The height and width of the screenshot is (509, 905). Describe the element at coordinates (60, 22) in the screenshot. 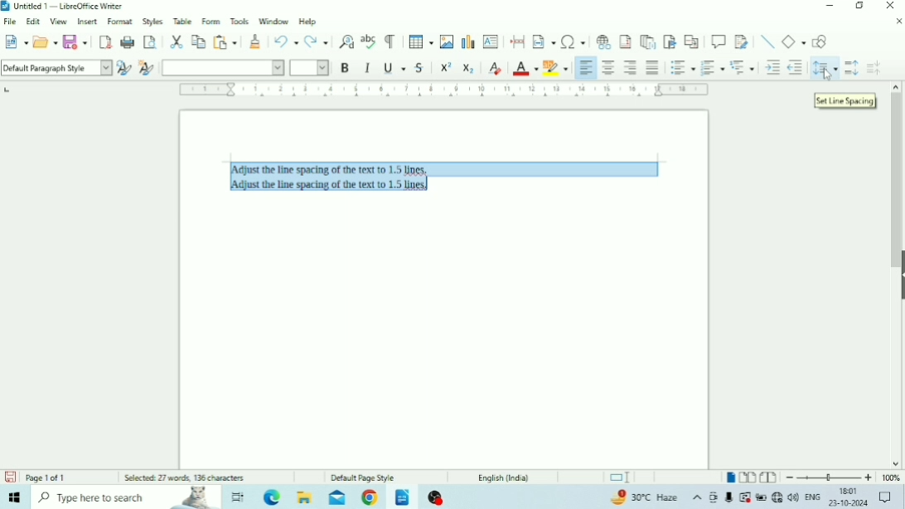

I see `View` at that location.